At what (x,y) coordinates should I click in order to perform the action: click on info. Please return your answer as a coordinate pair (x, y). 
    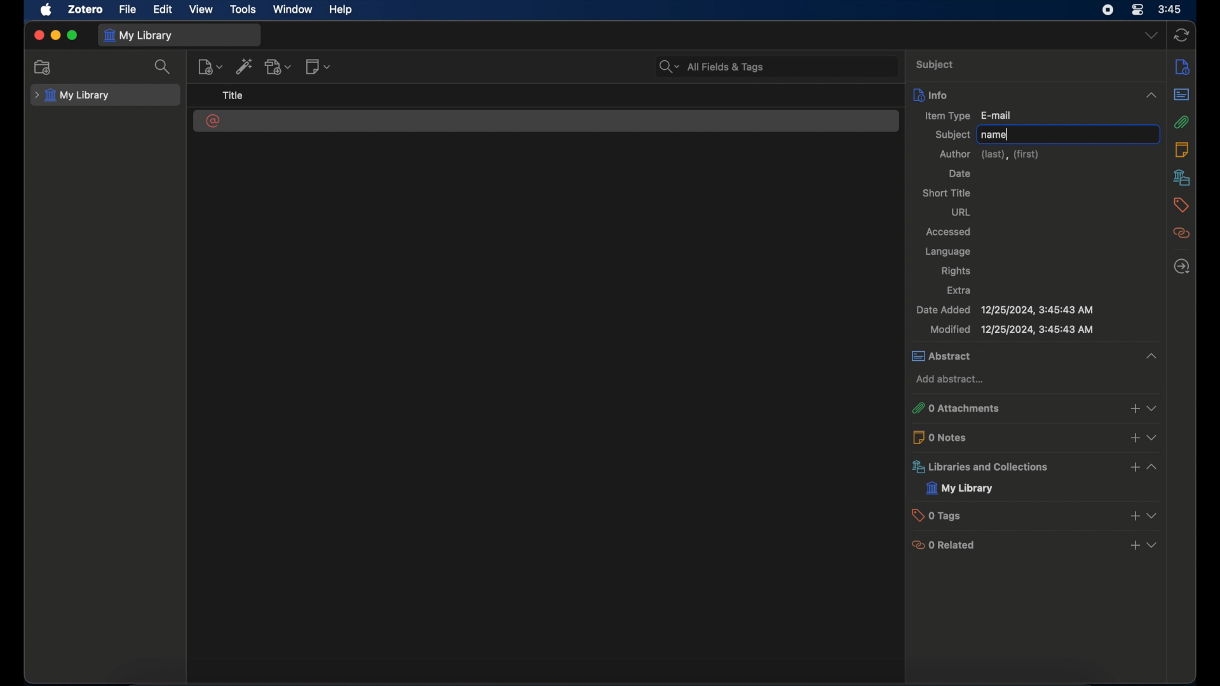
    Looking at the image, I should click on (1034, 94).